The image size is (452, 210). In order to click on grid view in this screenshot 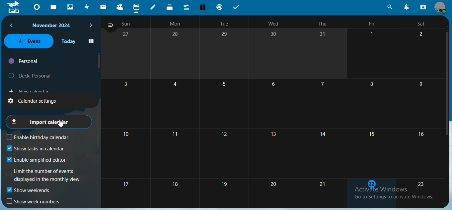, I will do `click(91, 41)`.